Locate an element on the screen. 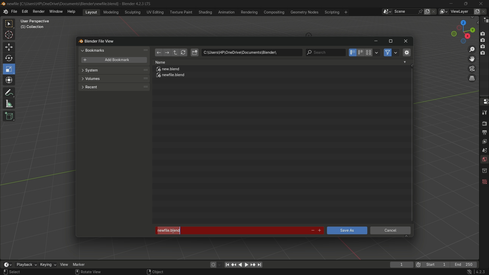 The height and width of the screenshot is (275, 489). collections is located at coordinates (484, 171).